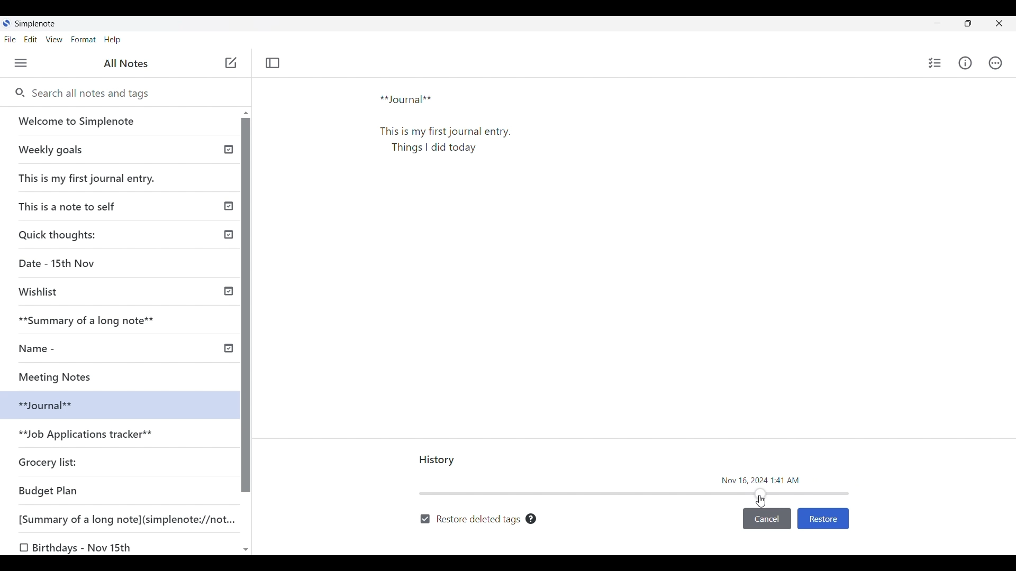  What do you see at coordinates (116, 404) in the screenshot?
I see `selected note` at bounding box center [116, 404].